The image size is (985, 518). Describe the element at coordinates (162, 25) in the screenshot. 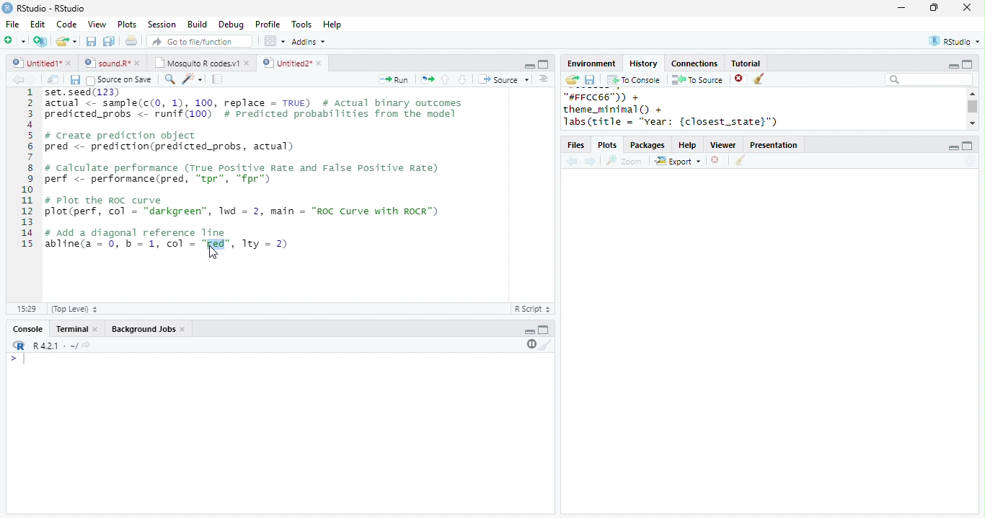

I see `Session` at that location.